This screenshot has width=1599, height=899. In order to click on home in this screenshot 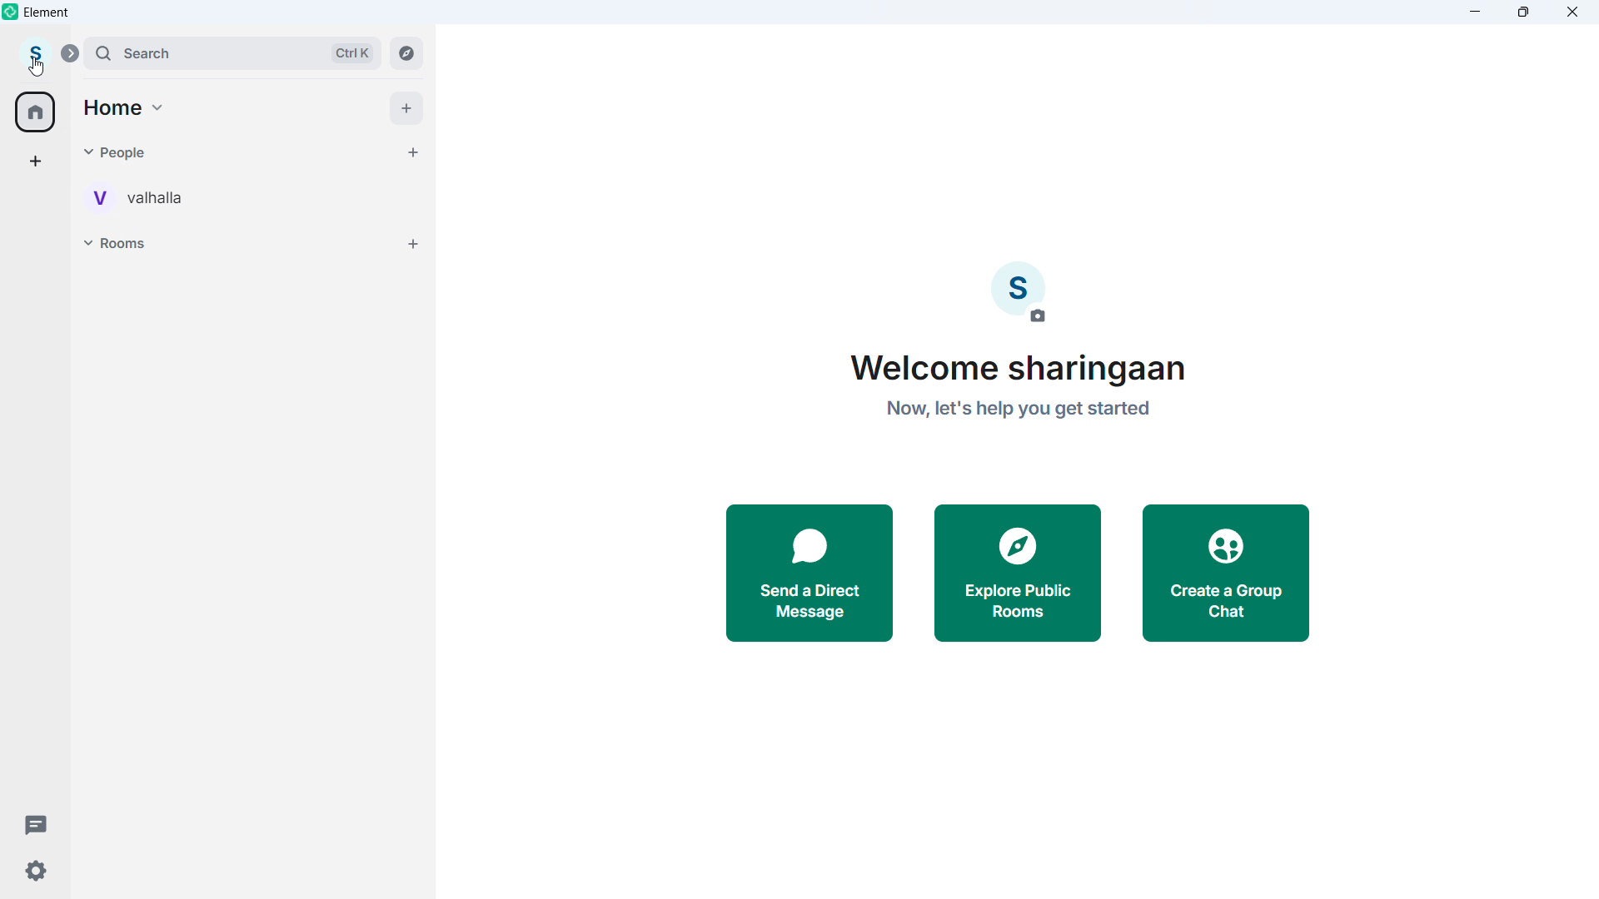, I will do `click(36, 112)`.